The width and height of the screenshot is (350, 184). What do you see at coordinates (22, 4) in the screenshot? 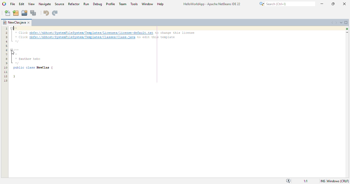
I see `edit` at bounding box center [22, 4].